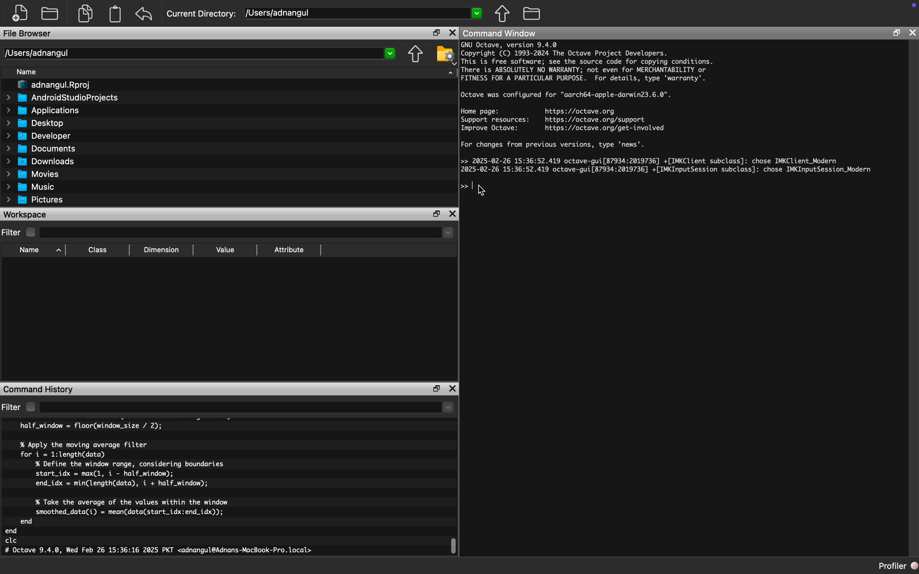  What do you see at coordinates (452, 389) in the screenshot?
I see `Close` at bounding box center [452, 389].